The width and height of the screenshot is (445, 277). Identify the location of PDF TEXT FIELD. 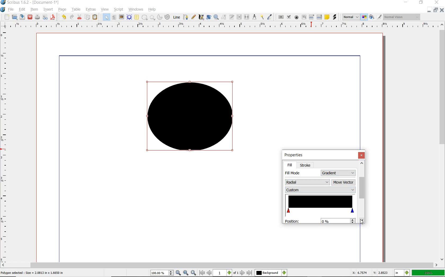
(304, 17).